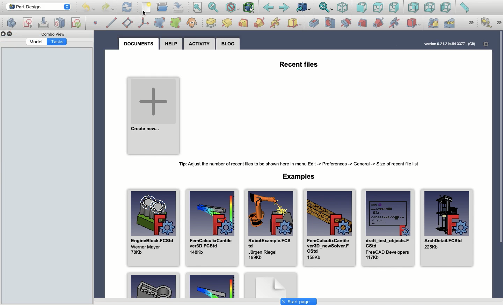 This screenshot has height=305, width=503. Describe the element at coordinates (109, 7) in the screenshot. I see `Redo` at that location.